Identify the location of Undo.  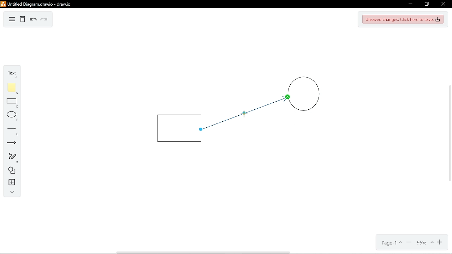
(32, 20).